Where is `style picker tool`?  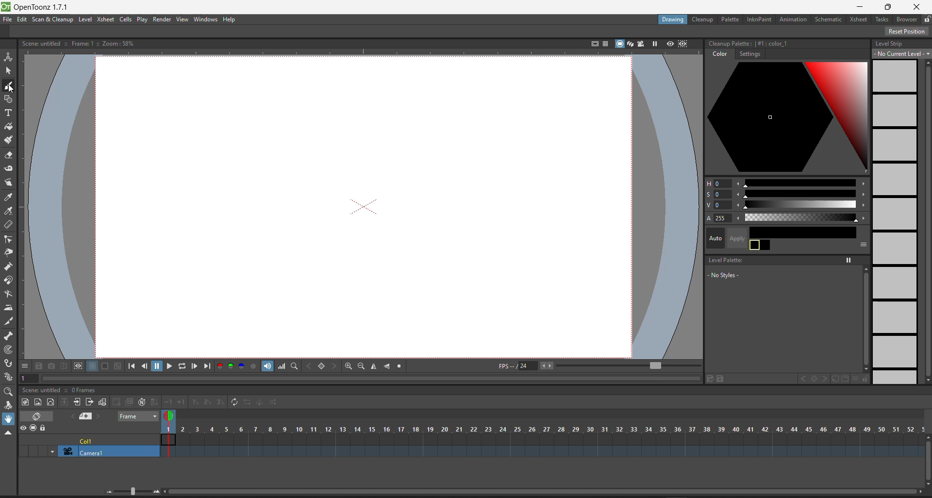 style picker tool is located at coordinates (10, 198).